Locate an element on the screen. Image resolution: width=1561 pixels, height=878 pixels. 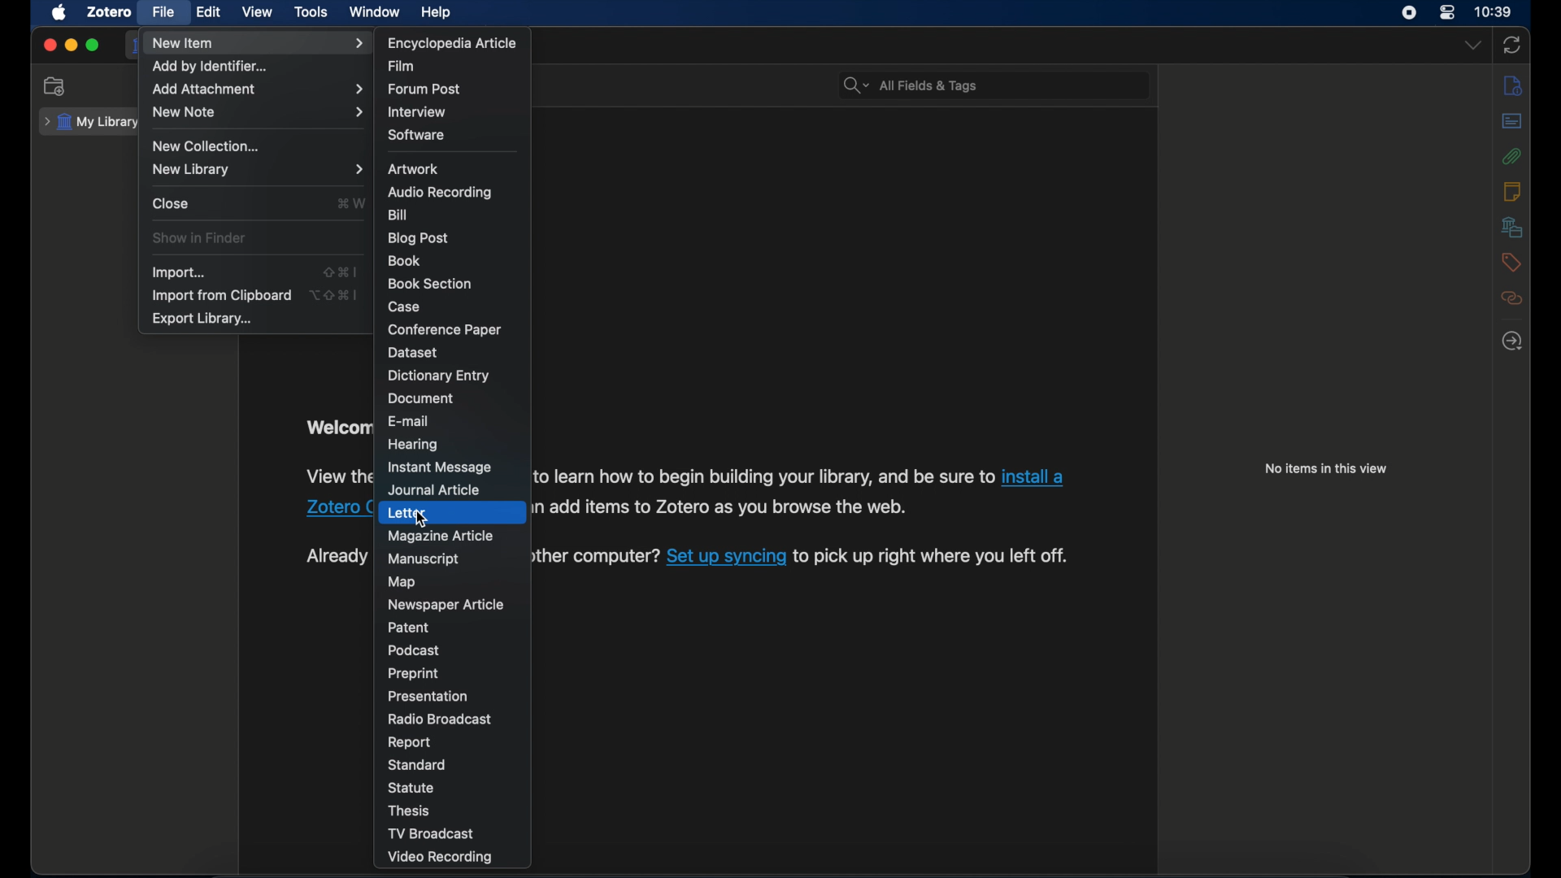
document is located at coordinates (420, 399).